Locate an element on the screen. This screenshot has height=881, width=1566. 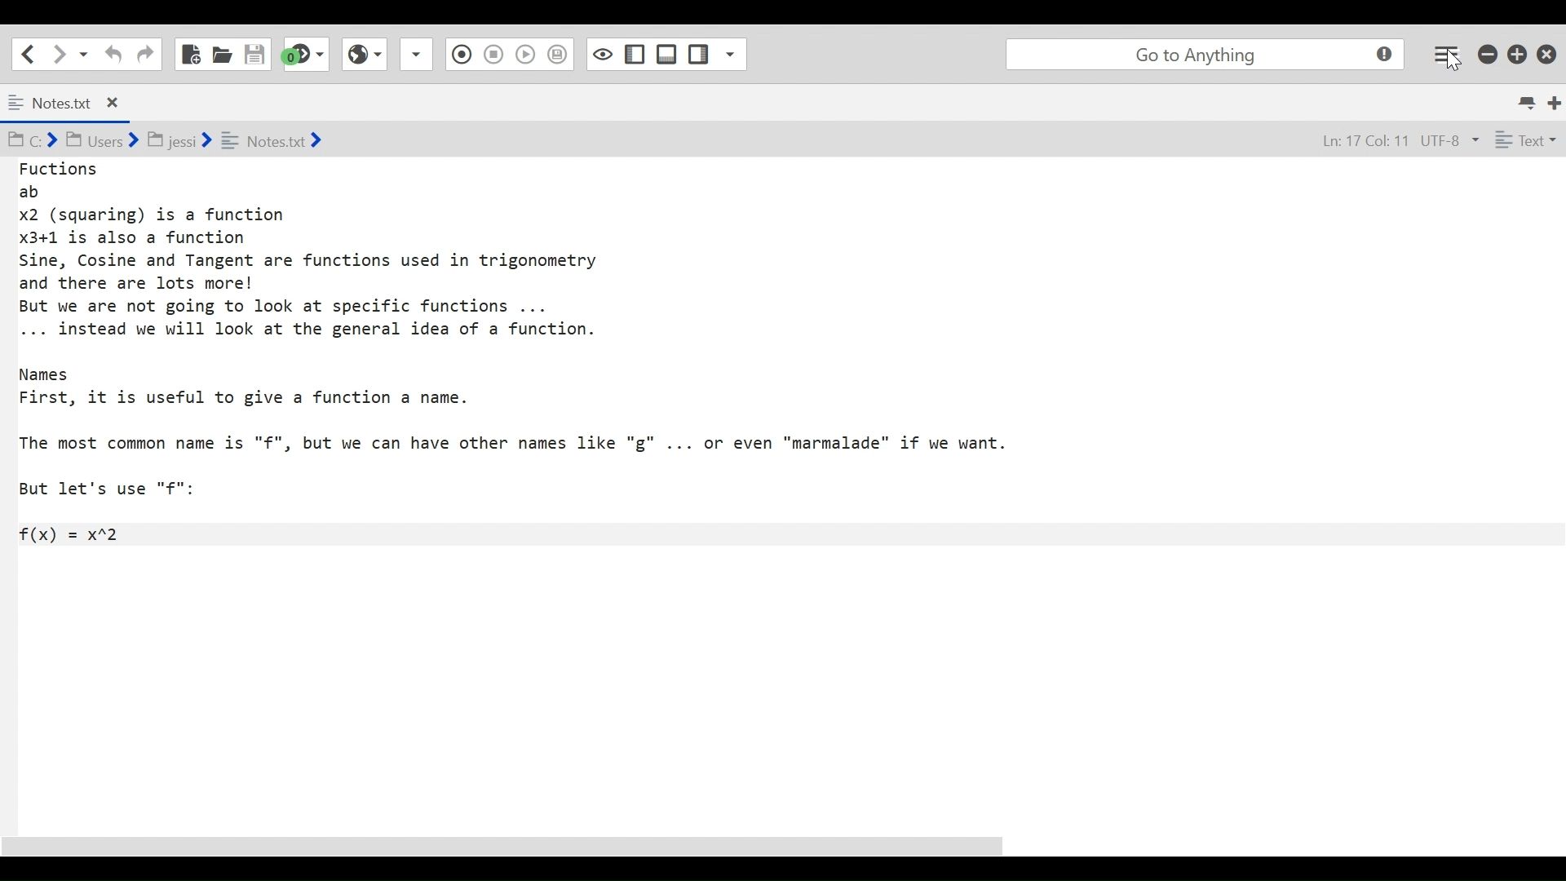
scroll bar is located at coordinates (523, 846).